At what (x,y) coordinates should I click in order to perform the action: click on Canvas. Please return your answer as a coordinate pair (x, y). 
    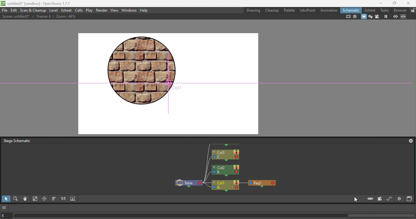
    Looking at the image, I should click on (170, 83).